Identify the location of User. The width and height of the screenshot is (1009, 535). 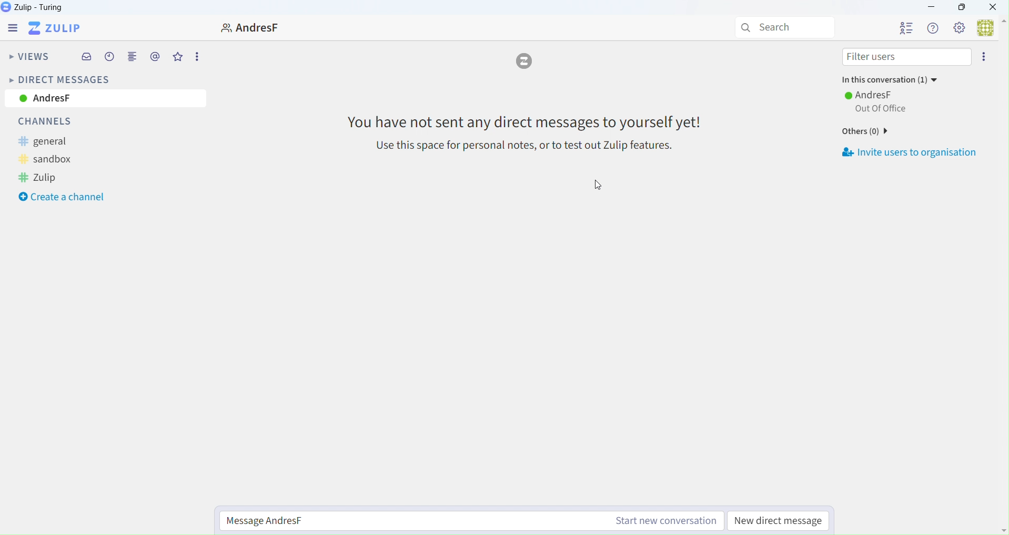
(991, 32).